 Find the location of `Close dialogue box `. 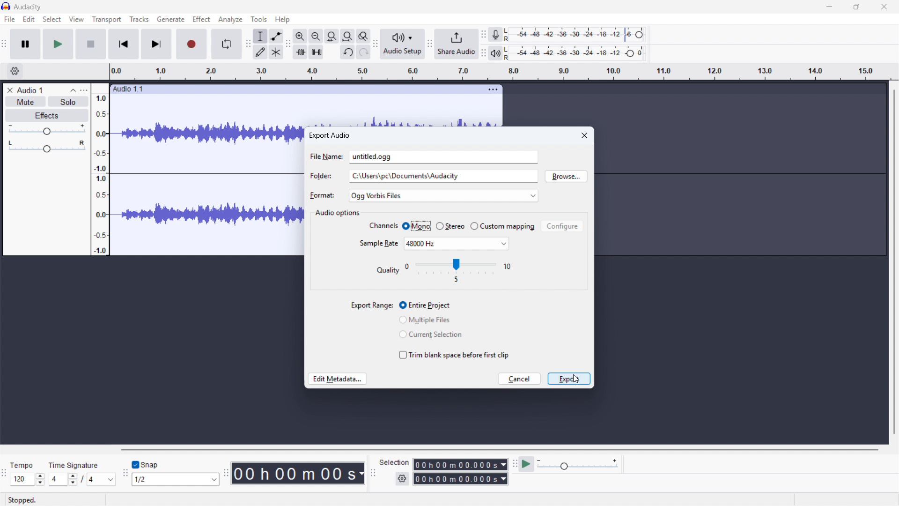

Close dialogue box  is located at coordinates (585, 135).